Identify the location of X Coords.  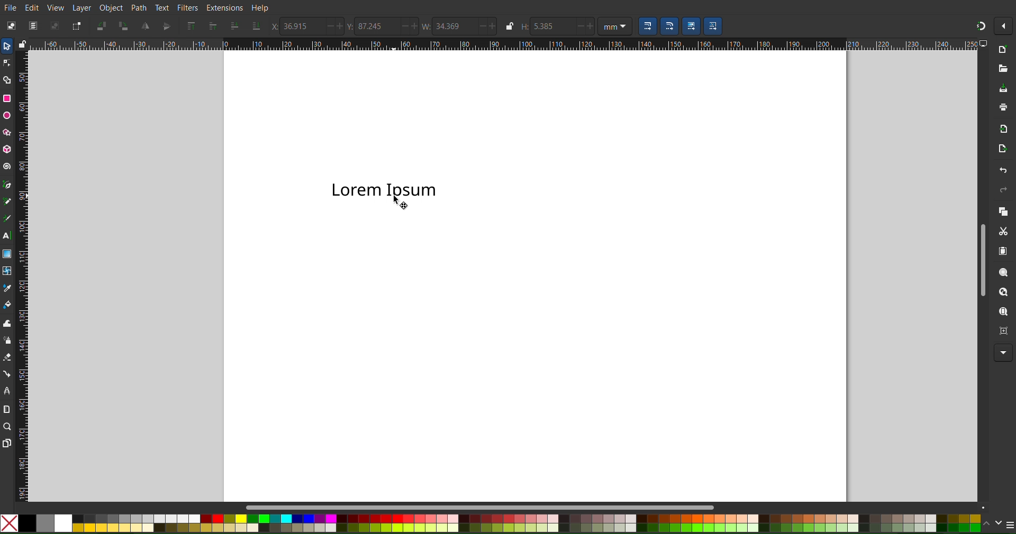
(307, 26).